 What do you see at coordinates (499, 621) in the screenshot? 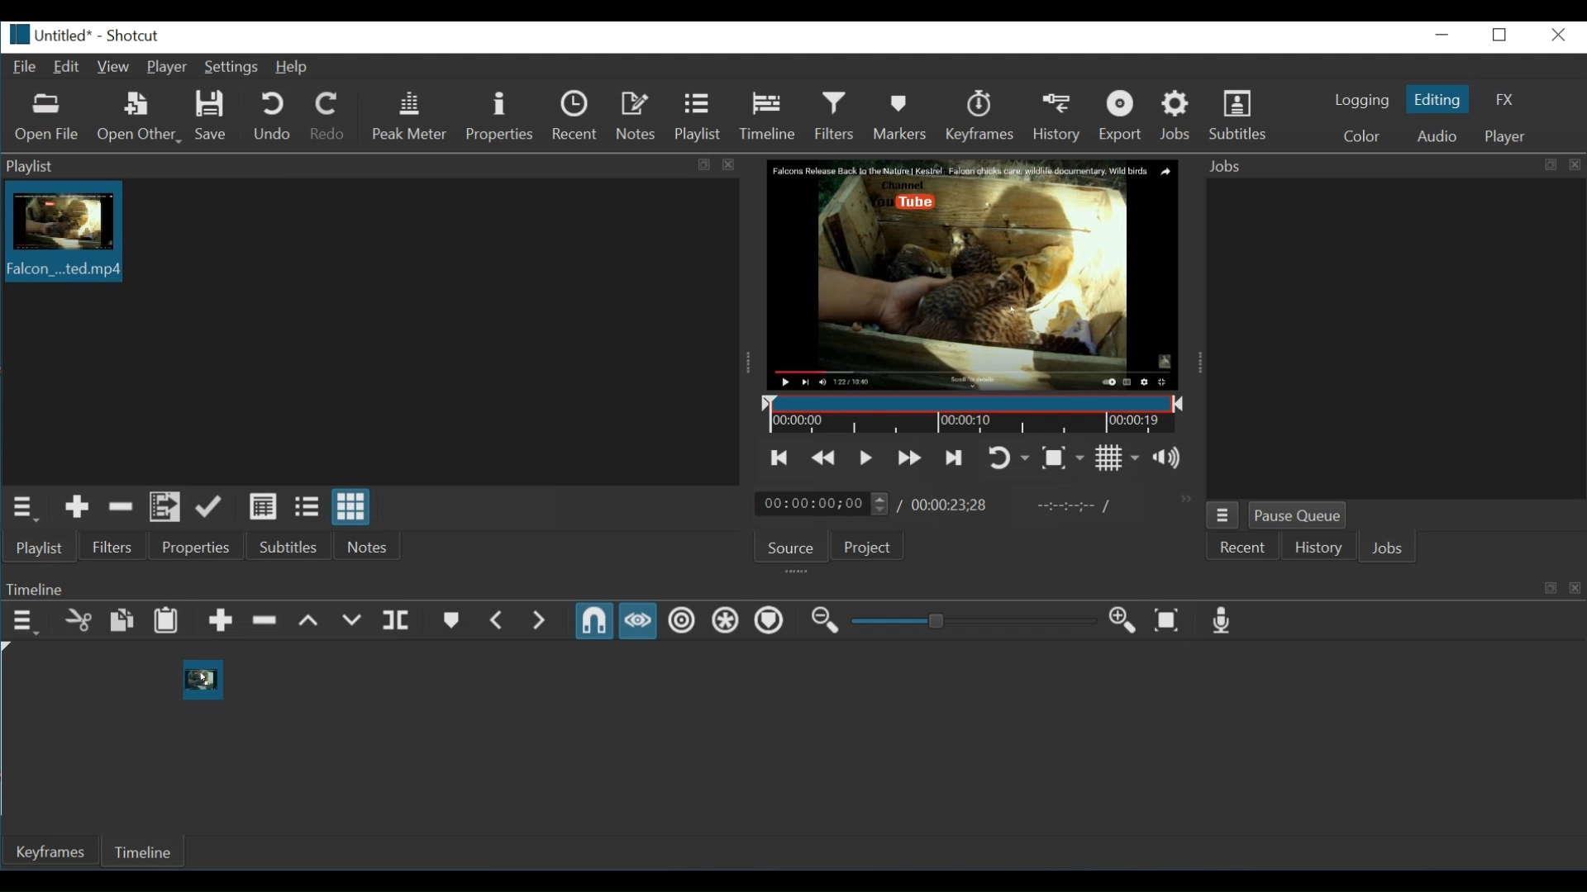
I see `Previous marker` at bounding box center [499, 621].